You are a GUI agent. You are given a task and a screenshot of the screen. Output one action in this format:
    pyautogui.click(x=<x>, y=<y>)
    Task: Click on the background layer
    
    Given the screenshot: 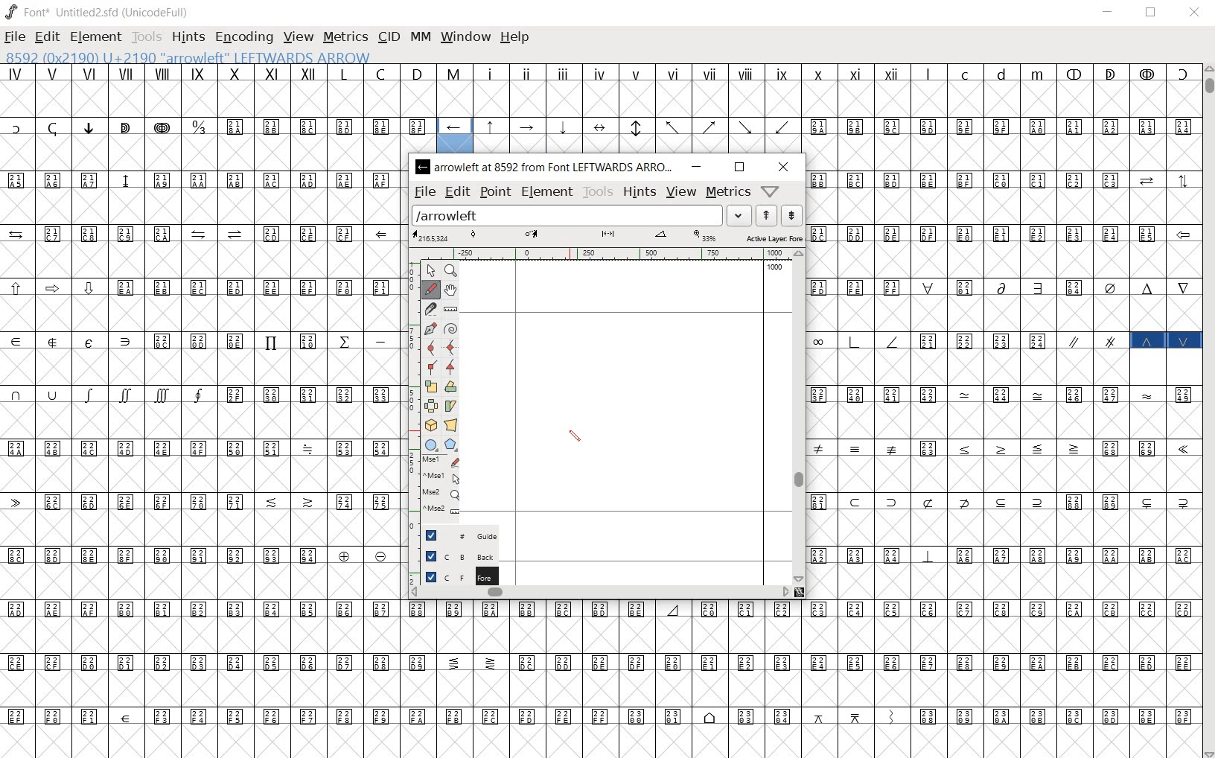 What is the action you would take?
    pyautogui.click(x=456, y=556)
    